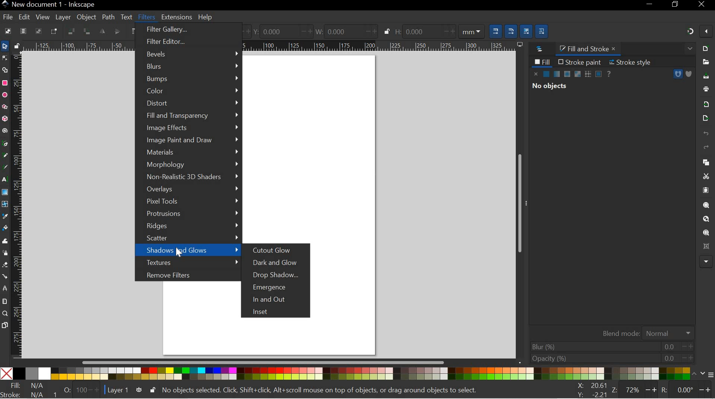  I want to click on TOGGLE LOCK, so click(16, 45).